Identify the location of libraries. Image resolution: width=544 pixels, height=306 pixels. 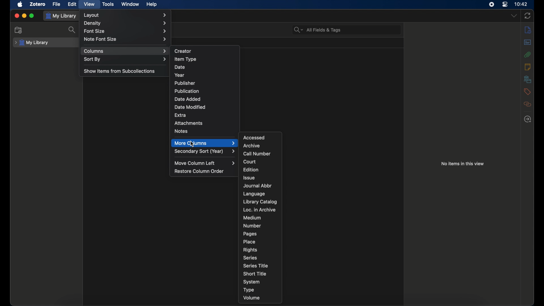
(528, 79).